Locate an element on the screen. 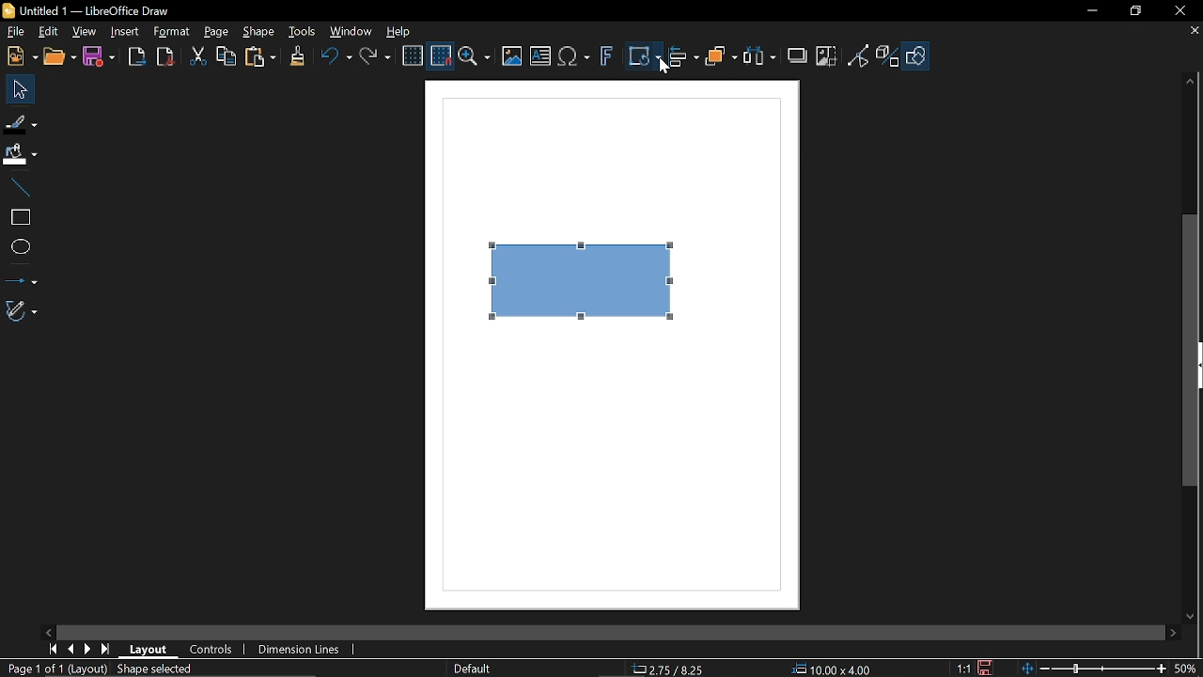 Image resolution: width=1203 pixels, height=677 pixels. Insert text is located at coordinates (541, 57).